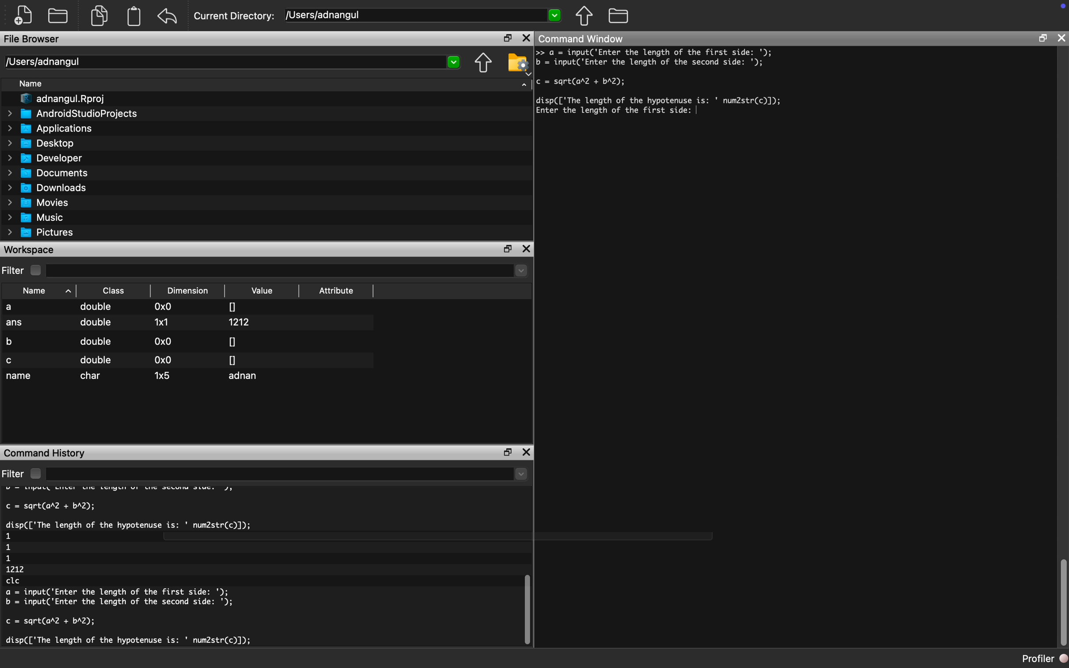  What do you see at coordinates (483, 64) in the screenshot?
I see `move up` at bounding box center [483, 64].